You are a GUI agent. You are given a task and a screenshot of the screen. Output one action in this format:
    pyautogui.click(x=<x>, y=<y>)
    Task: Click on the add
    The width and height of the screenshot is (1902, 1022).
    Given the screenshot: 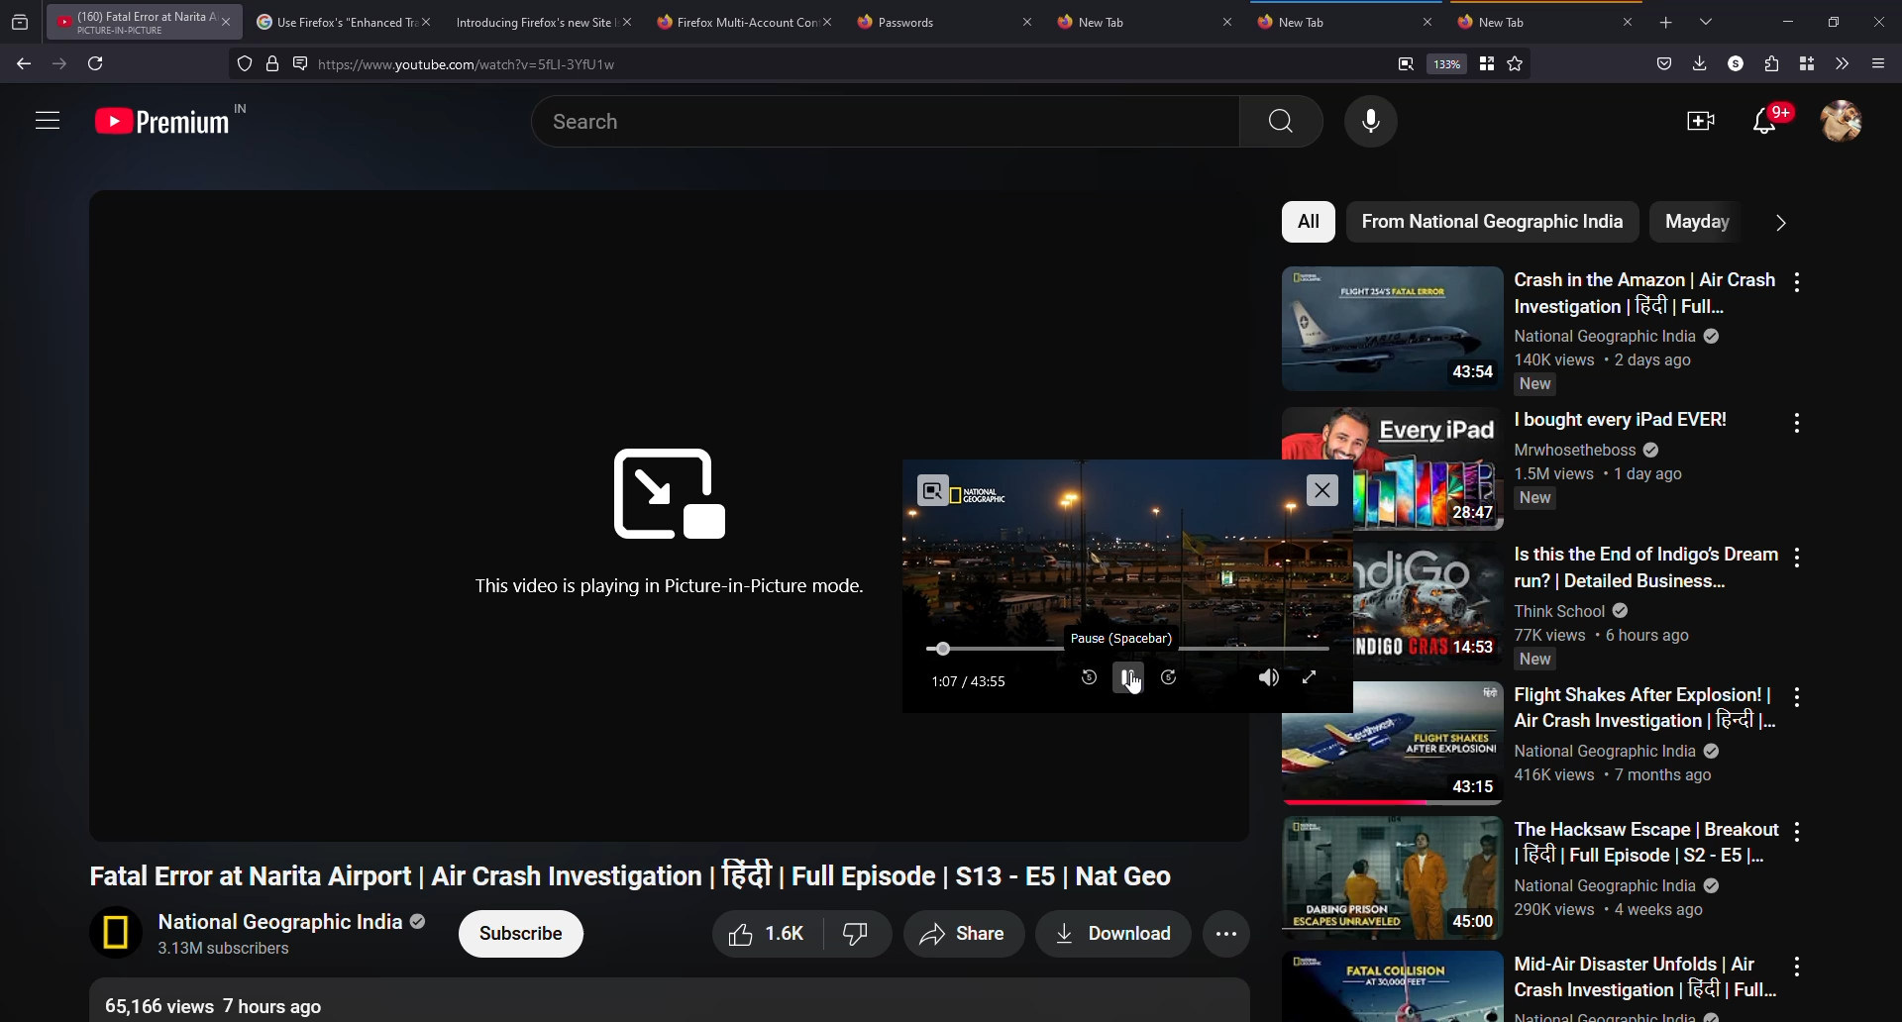 What is the action you would take?
    pyautogui.click(x=1664, y=24)
    